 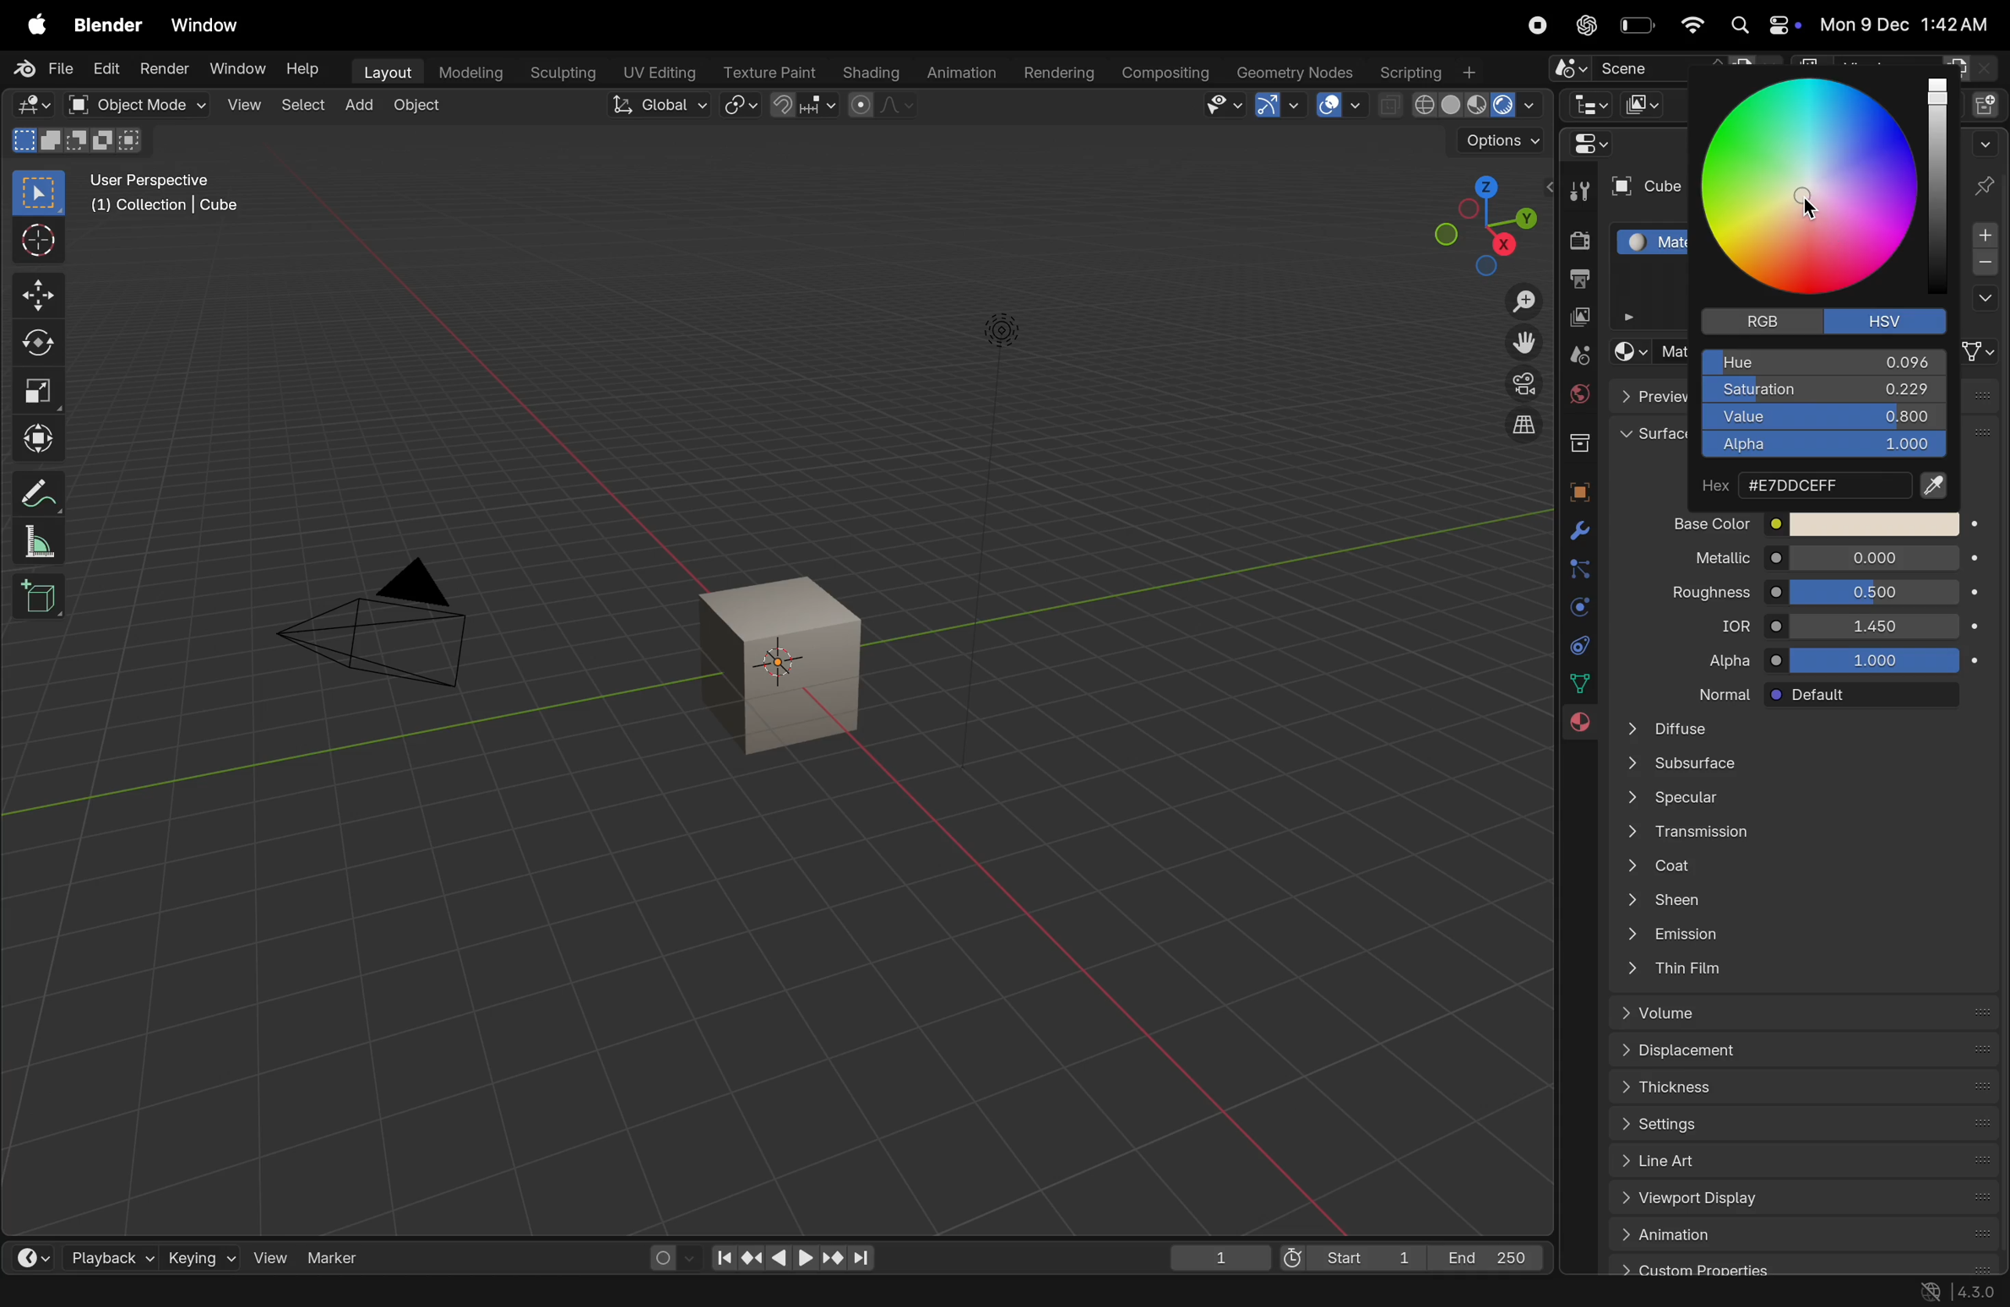 What do you see at coordinates (960, 74) in the screenshot?
I see `animation` at bounding box center [960, 74].